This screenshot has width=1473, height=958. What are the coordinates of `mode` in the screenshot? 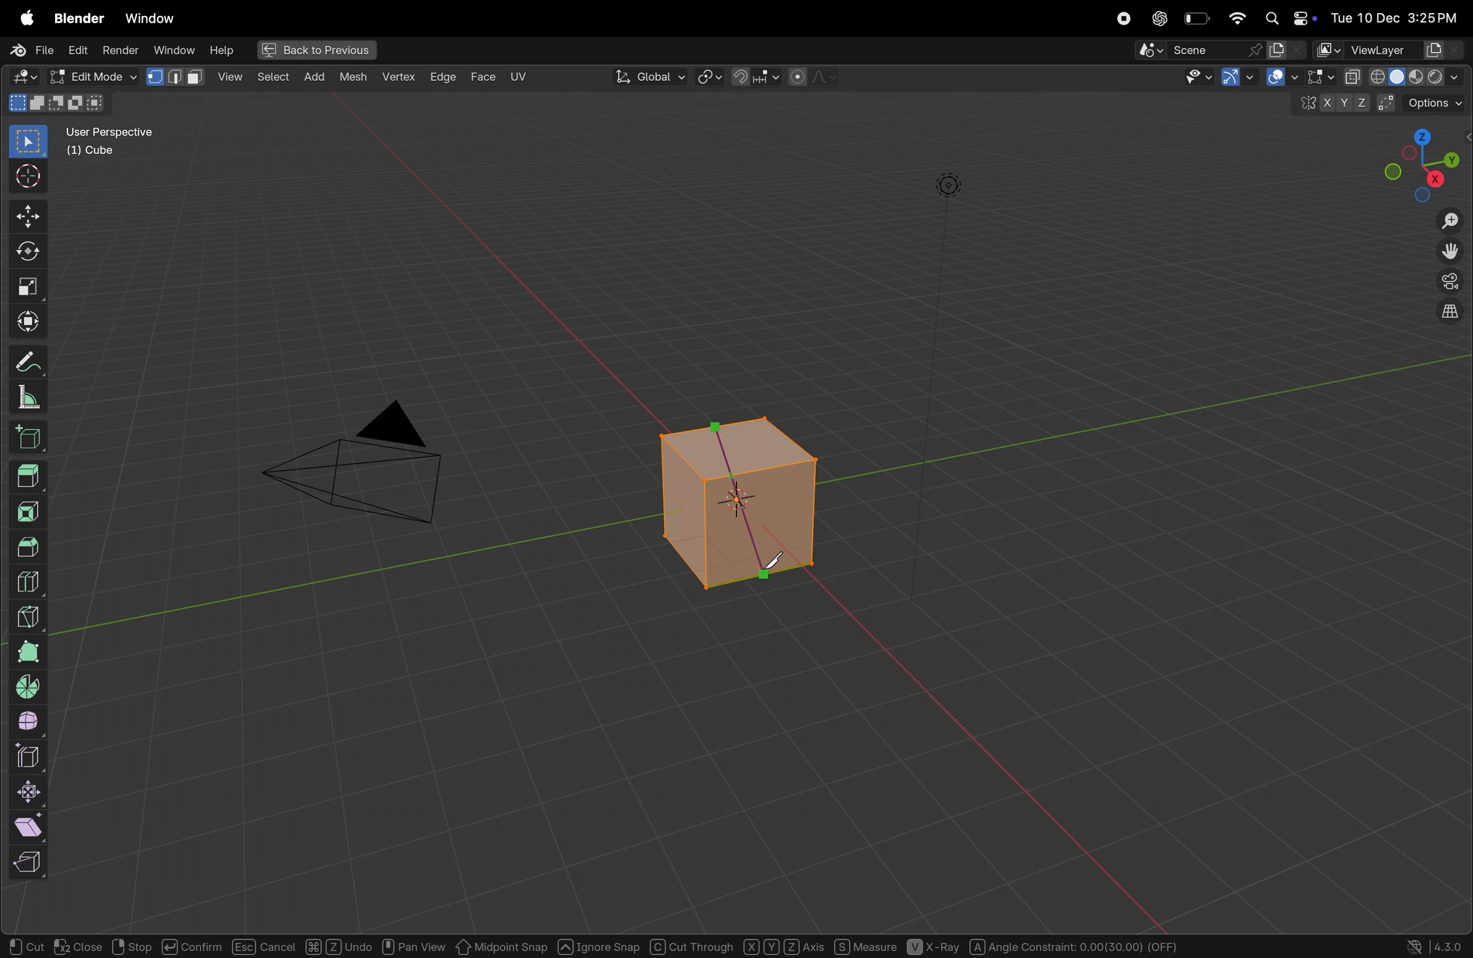 It's located at (59, 103).